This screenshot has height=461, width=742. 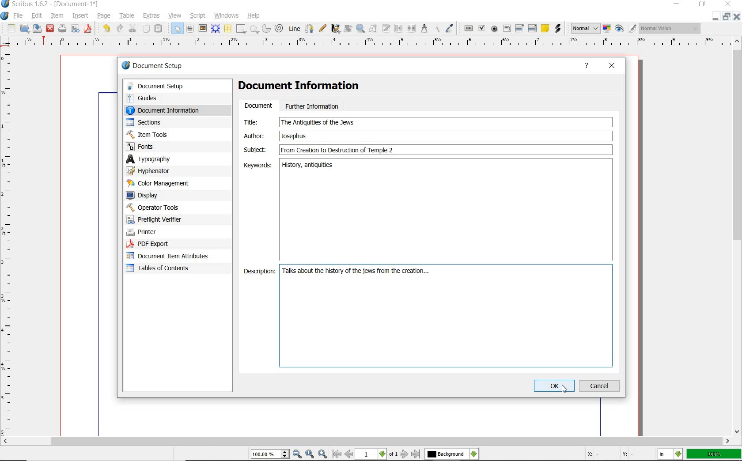 What do you see at coordinates (295, 136) in the screenshot?
I see `Author Text` at bounding box center [295, 136].